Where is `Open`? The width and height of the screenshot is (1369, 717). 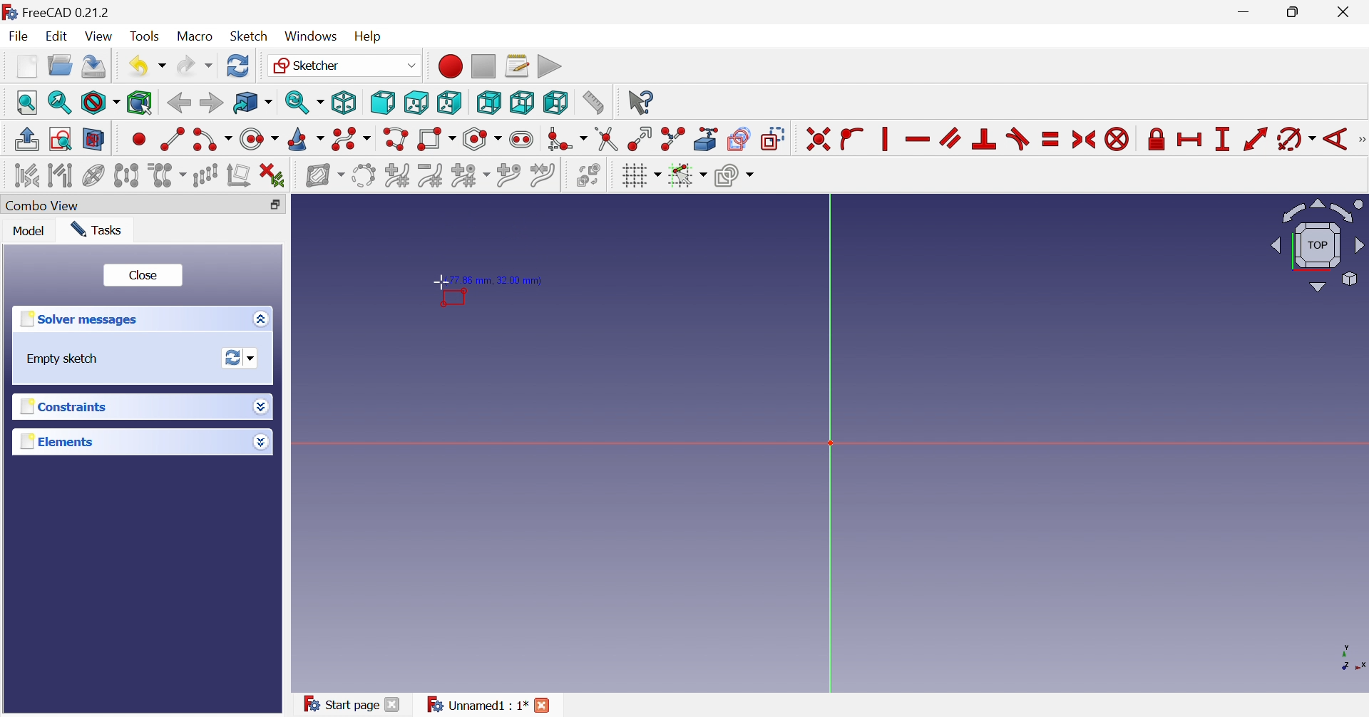
Open is located at coordinates (60, 65).